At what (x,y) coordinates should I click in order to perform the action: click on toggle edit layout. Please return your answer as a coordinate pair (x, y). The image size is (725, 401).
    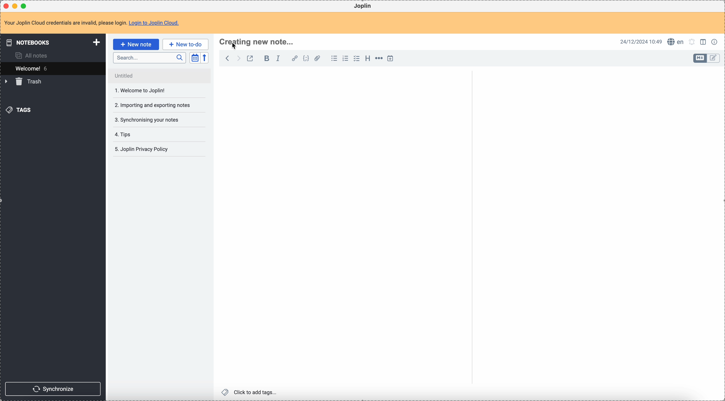
    Looking at the image, I should click on (704, 43).